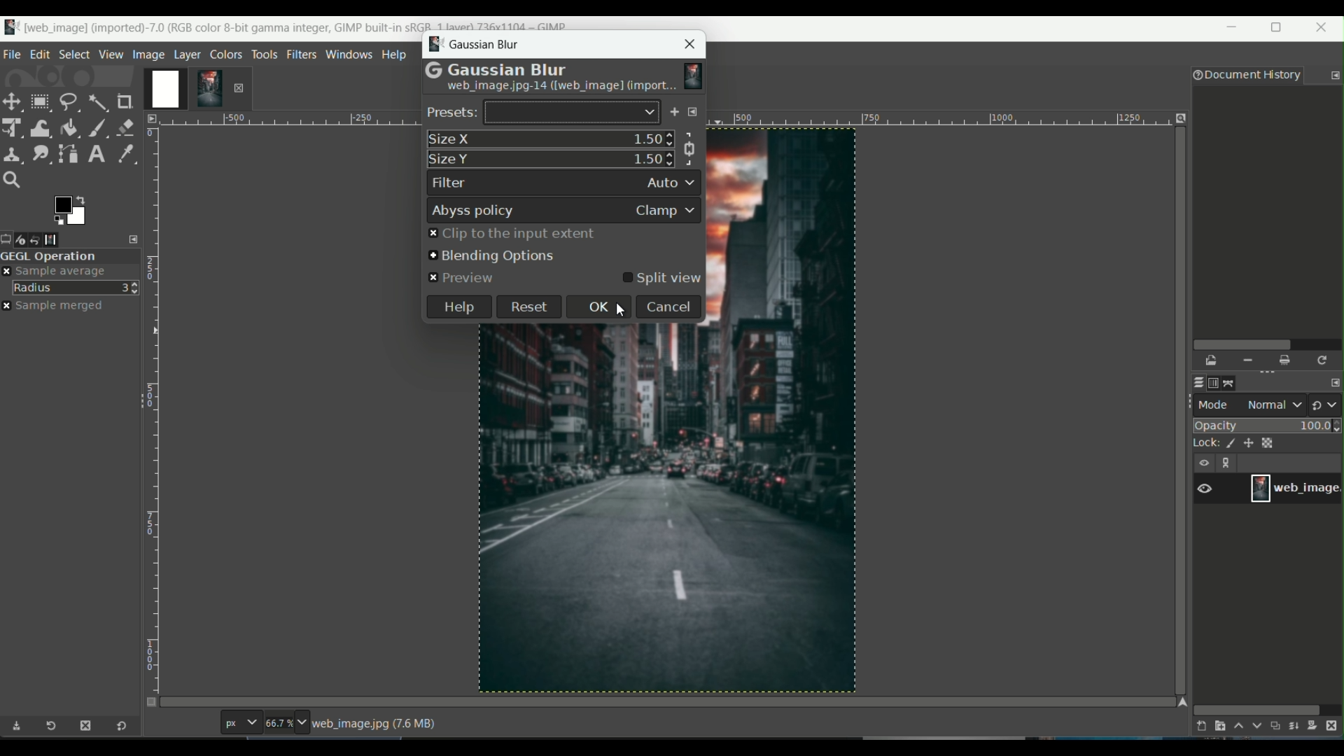 This screenshot has width=1344, height=756. What do you see at coordinates (15, 181) in the screenshot?
I see `zoom tool` at bounding box center [15, 181].